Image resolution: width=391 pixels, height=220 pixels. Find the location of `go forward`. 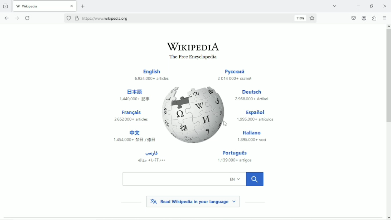

go forward is located at coordinates (17, 18).